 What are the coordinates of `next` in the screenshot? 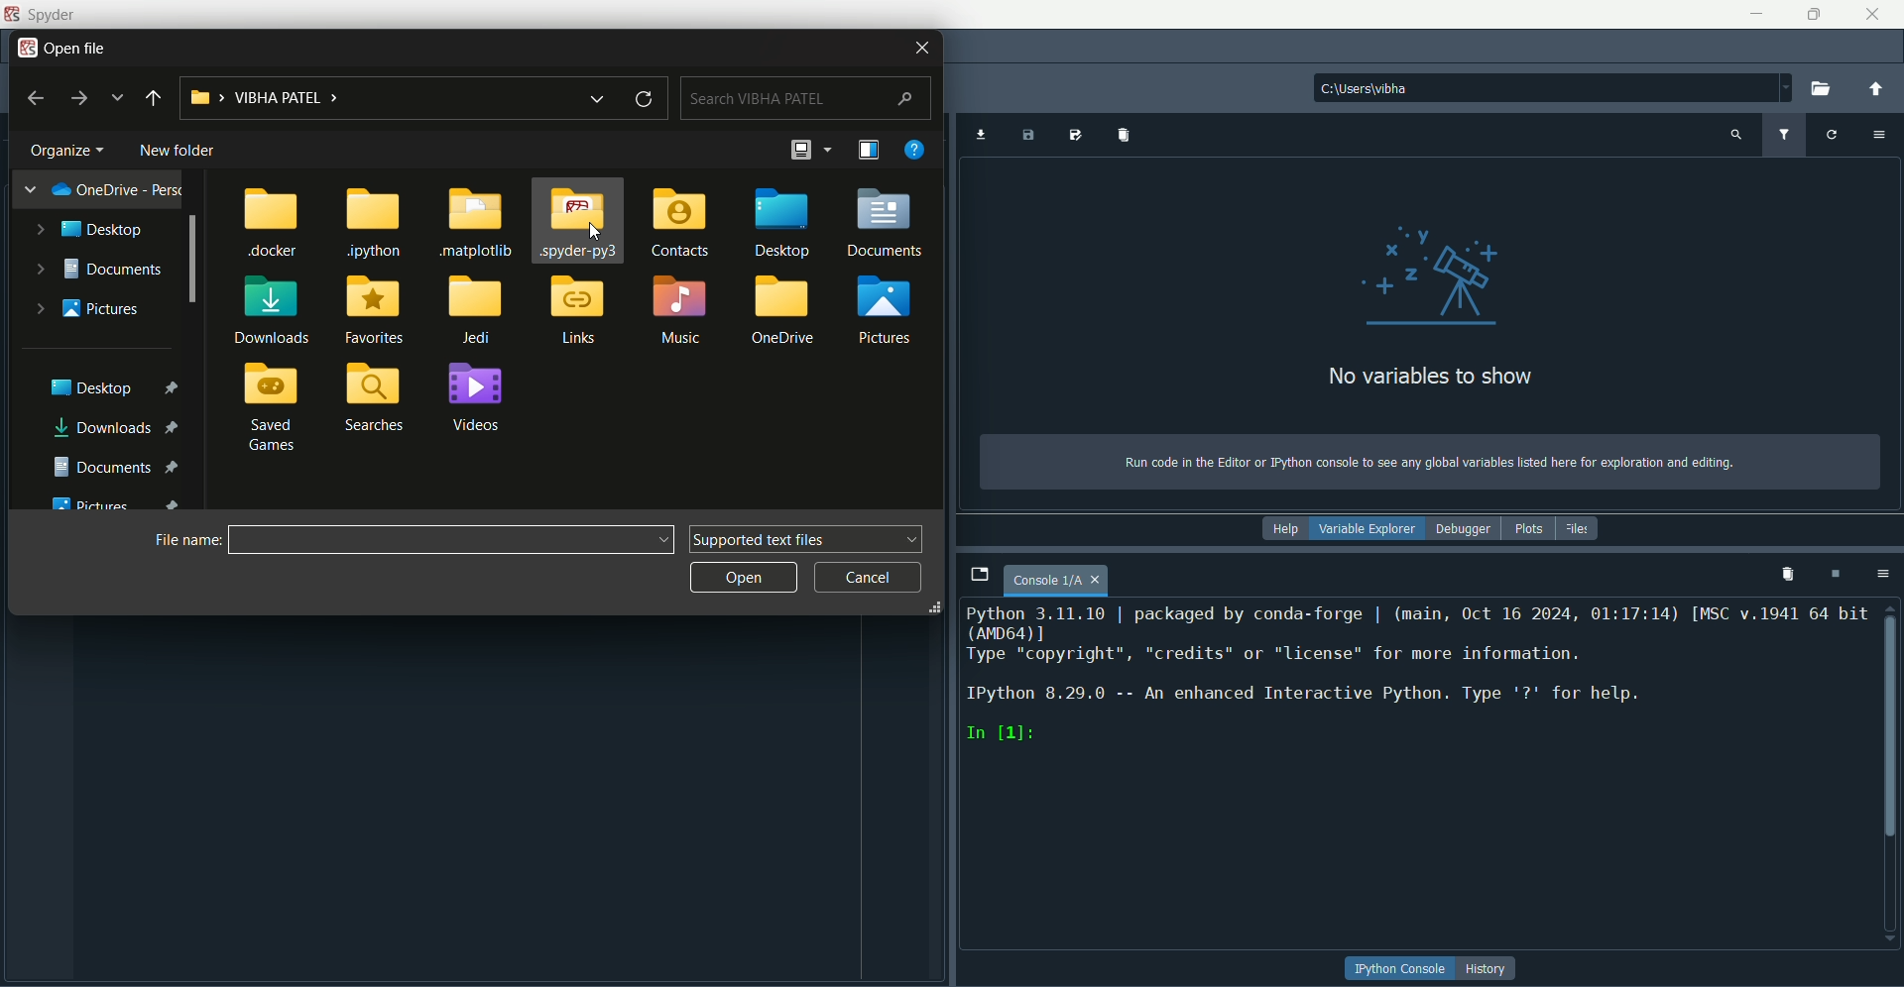 It's located at (78, 99).